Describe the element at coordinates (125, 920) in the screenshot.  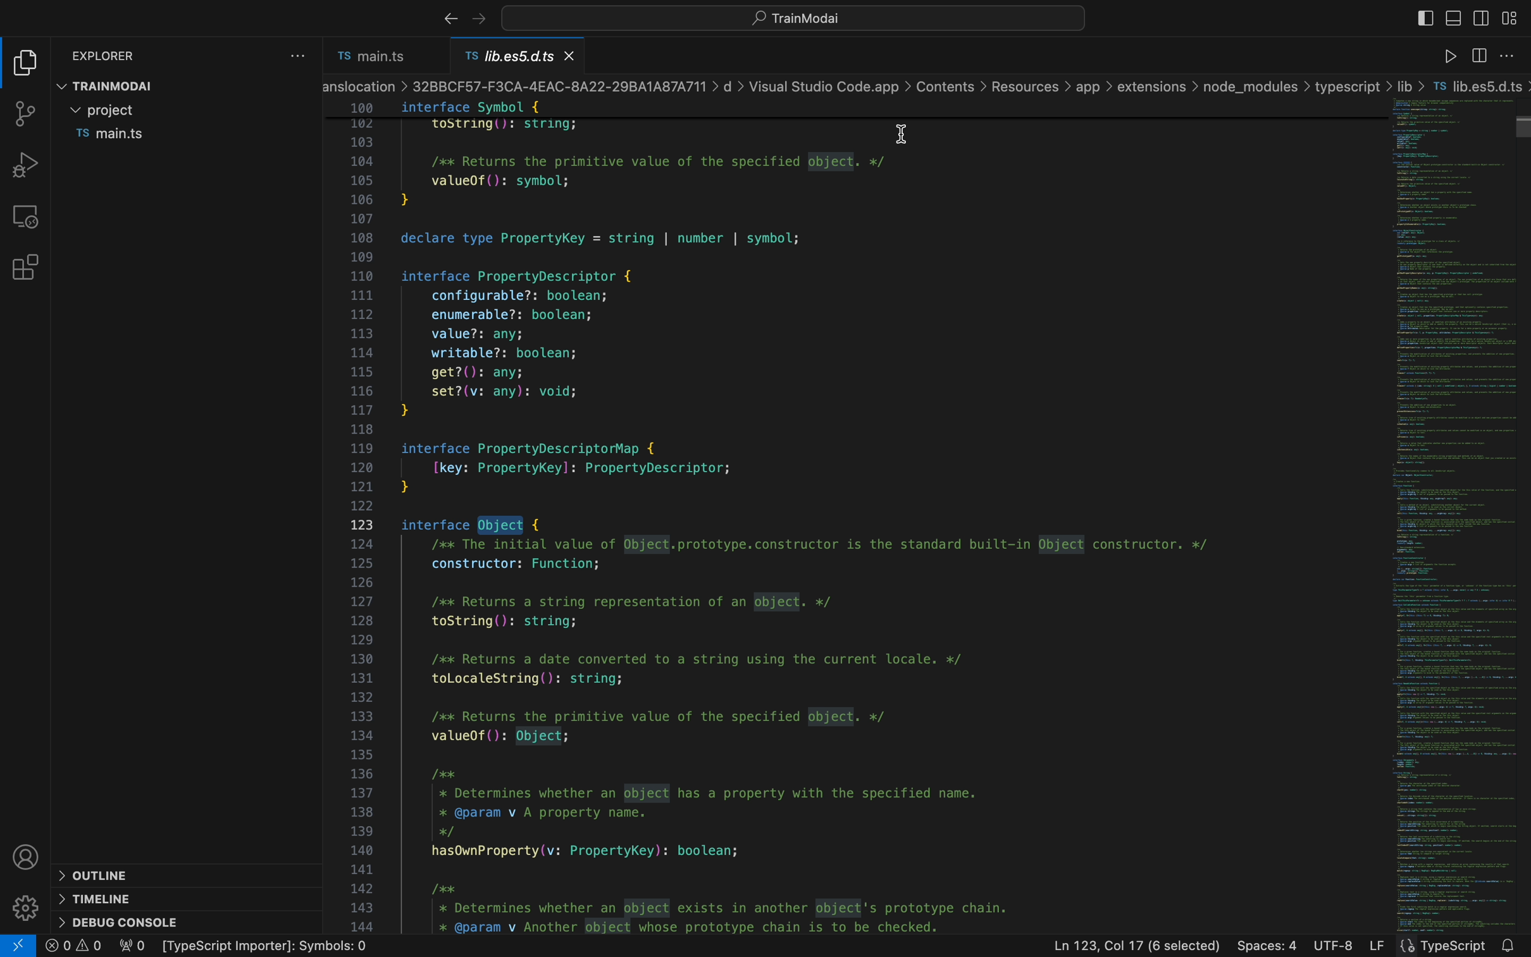
I see `debug console` at that location.